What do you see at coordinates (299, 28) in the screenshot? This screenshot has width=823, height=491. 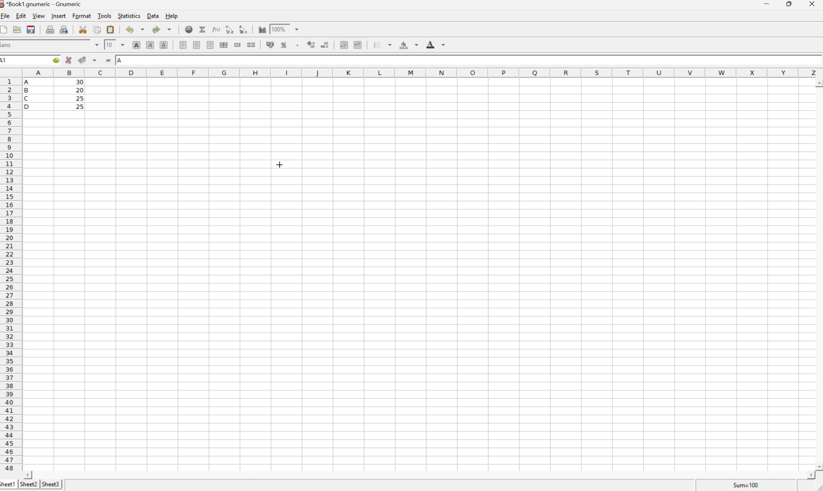 I see `Drop Down` at bounding box center [299, 28].